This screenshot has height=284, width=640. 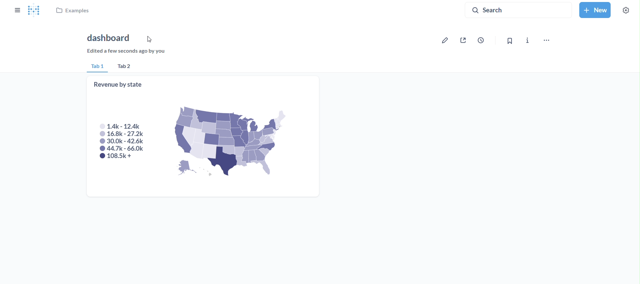 I want to click on search, so click(x=518, y=10).